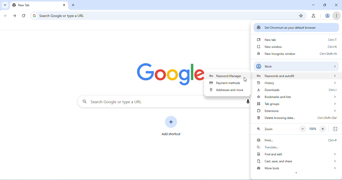  What do you see at coordinates (297, 118) in the screenshot?
I see `delete browsing data Ctrl+Shift+Del` at bounding box center [297, 118].